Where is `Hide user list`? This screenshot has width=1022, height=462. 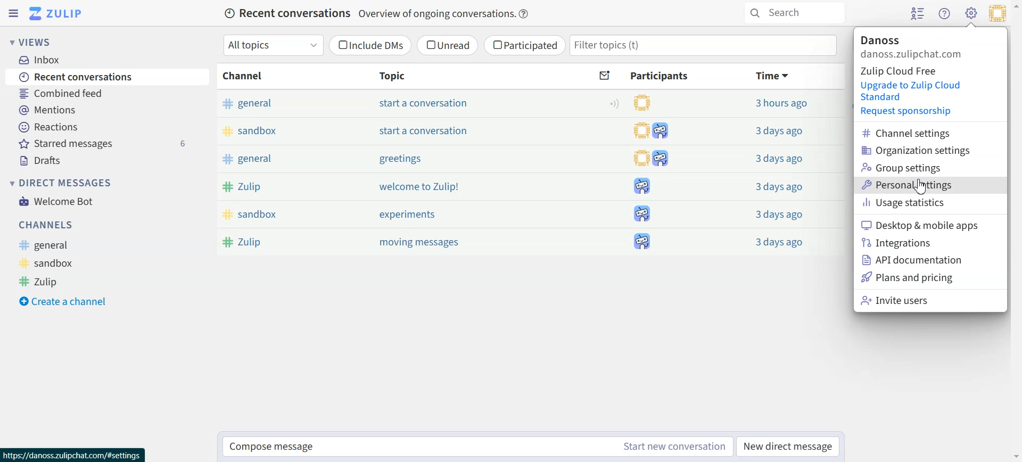
Hide user list is located at coordinates (917, 14).